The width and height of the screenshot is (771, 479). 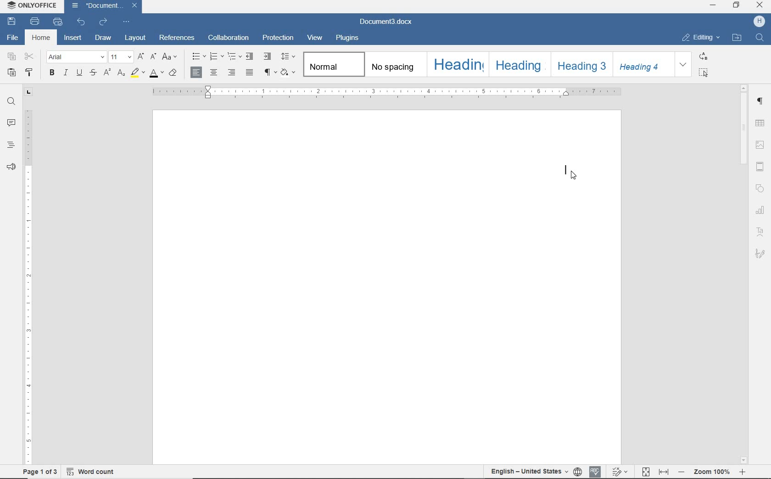 I want to click on PRINT, so click(x=35, y=22).